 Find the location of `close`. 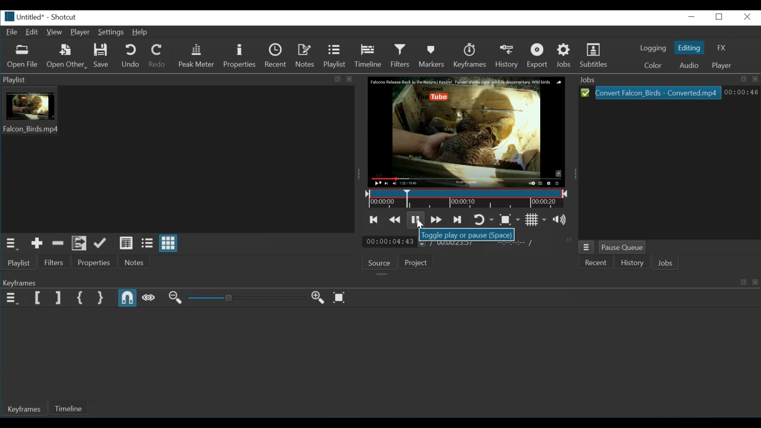

close is located at coordinates (746, 18).